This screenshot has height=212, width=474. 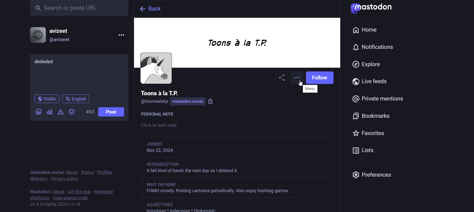 What do you see at coordinates (282, 78) in the screenshot?
I see `share` at bounding box center [282, 78].